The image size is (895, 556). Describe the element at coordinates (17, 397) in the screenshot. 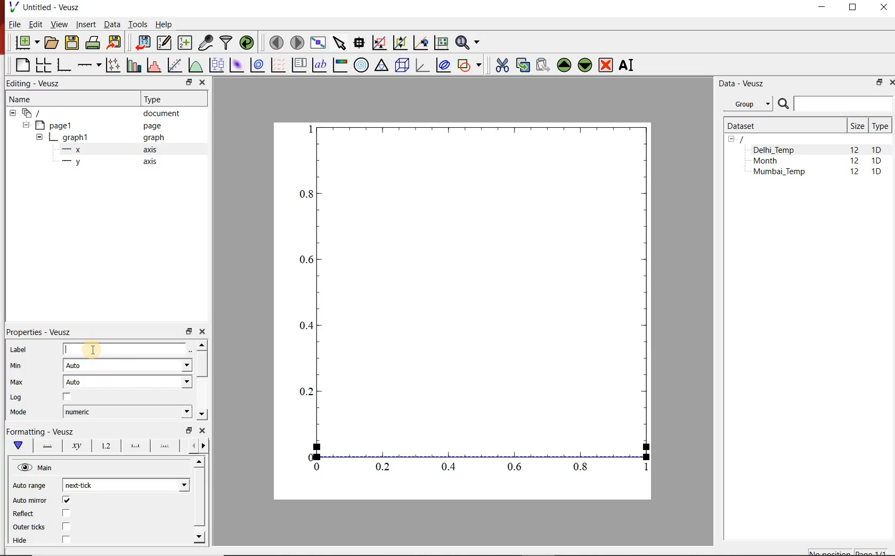

I see `Log` at that location.